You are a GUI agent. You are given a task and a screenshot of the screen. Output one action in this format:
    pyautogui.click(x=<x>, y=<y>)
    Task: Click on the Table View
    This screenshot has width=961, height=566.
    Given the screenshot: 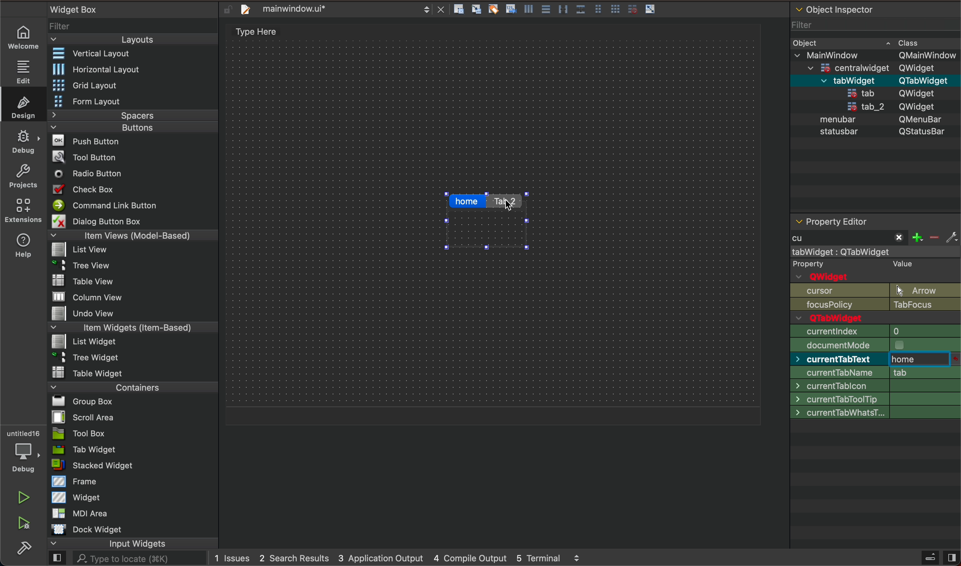 What is the action you would take?
    pyautogui.click(x=74, y=278)
    